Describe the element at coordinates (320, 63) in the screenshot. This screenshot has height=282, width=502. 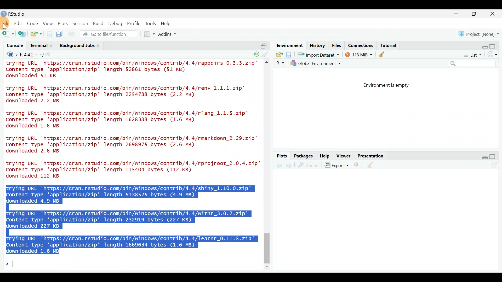
I see `Global Environment` at that location.